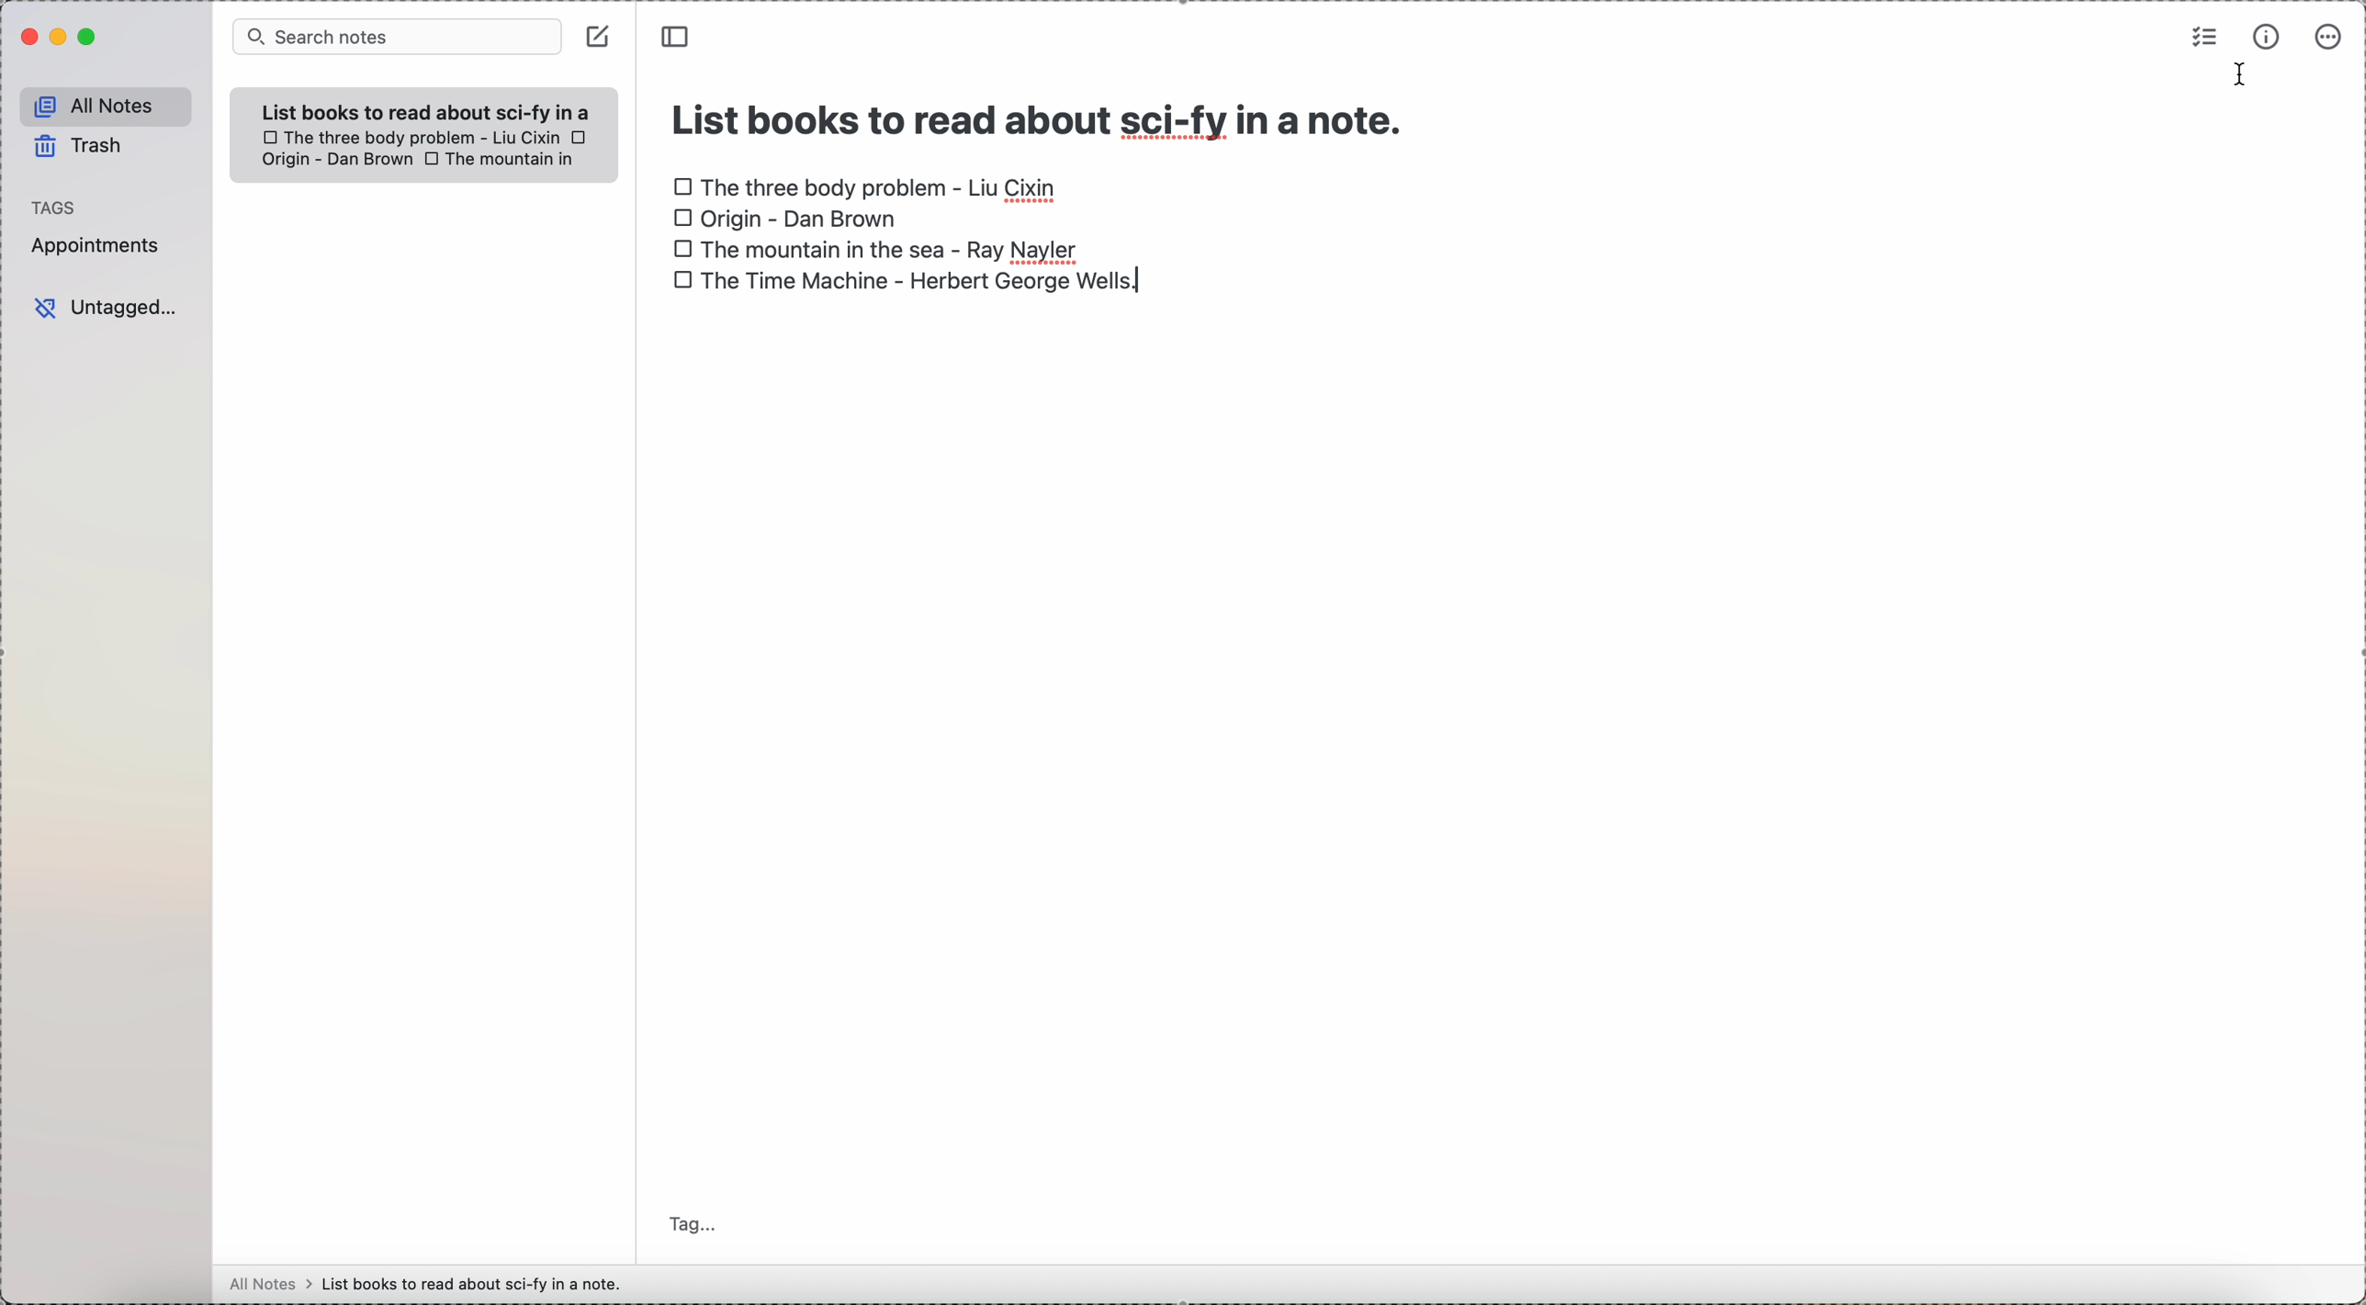 This screenshot has width=2366, height=1305. Describe the element at coordinates (80, 147) in the screenshot. I see `trash` at that location.